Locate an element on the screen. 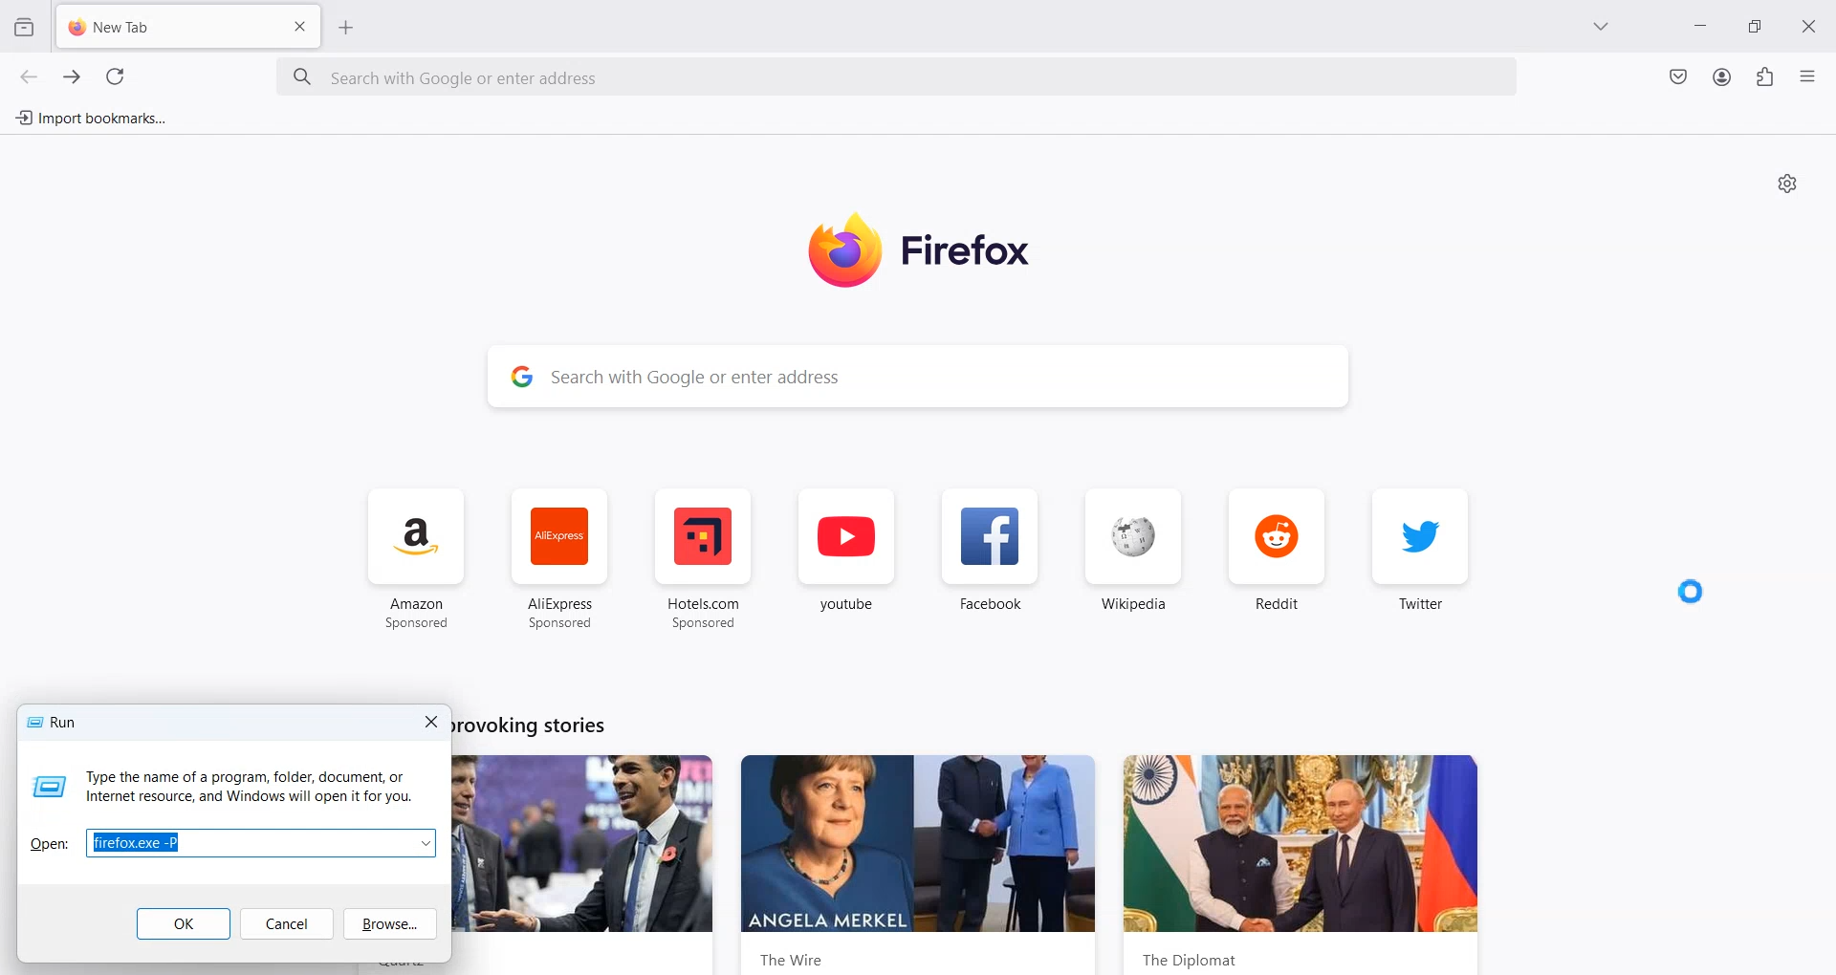 The width and height of the screenshot is (1836, 975). Personalize new tab  is located at coordinates (1787, 183).